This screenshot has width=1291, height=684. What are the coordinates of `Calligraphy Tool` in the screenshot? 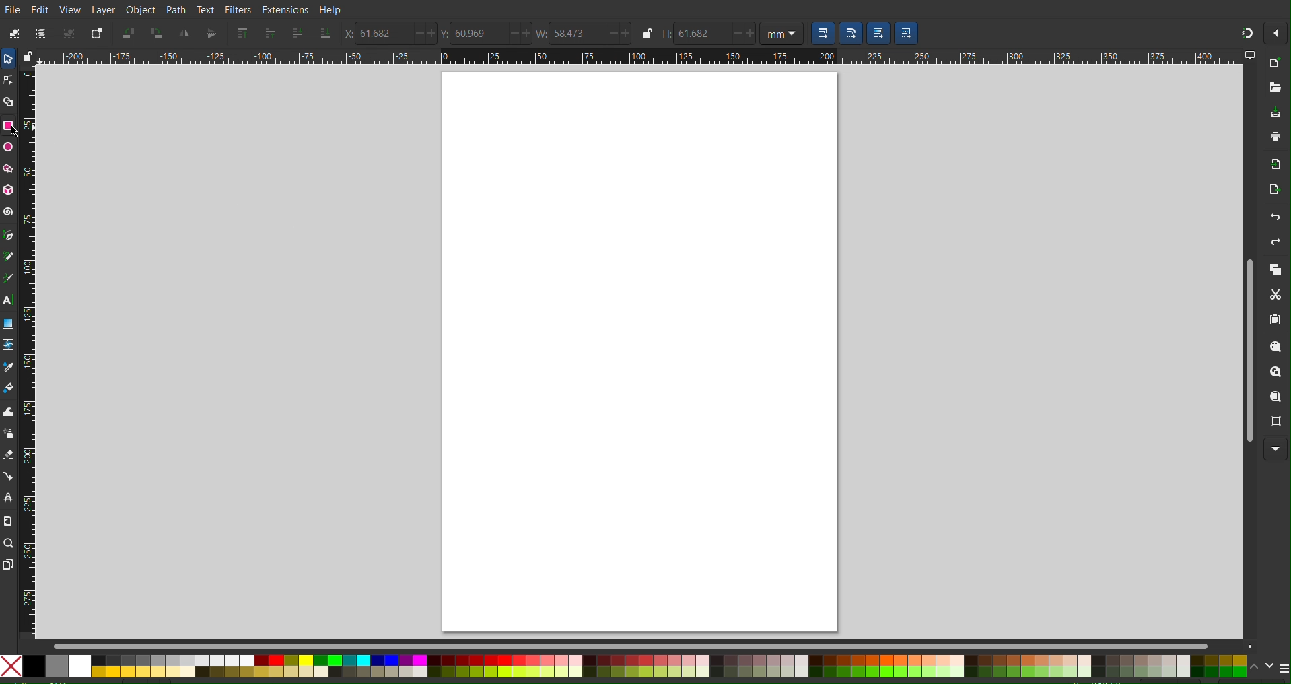 It's located at (8, 278).